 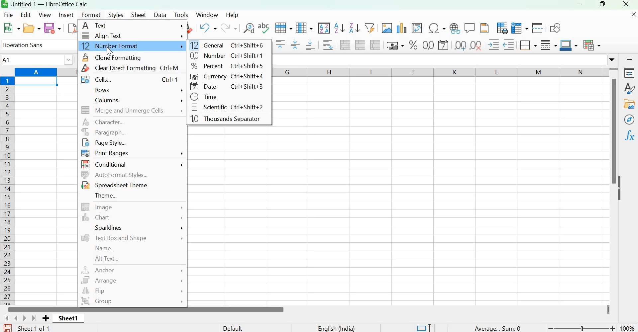 I want to click on Default, so click(x=239, y=327).